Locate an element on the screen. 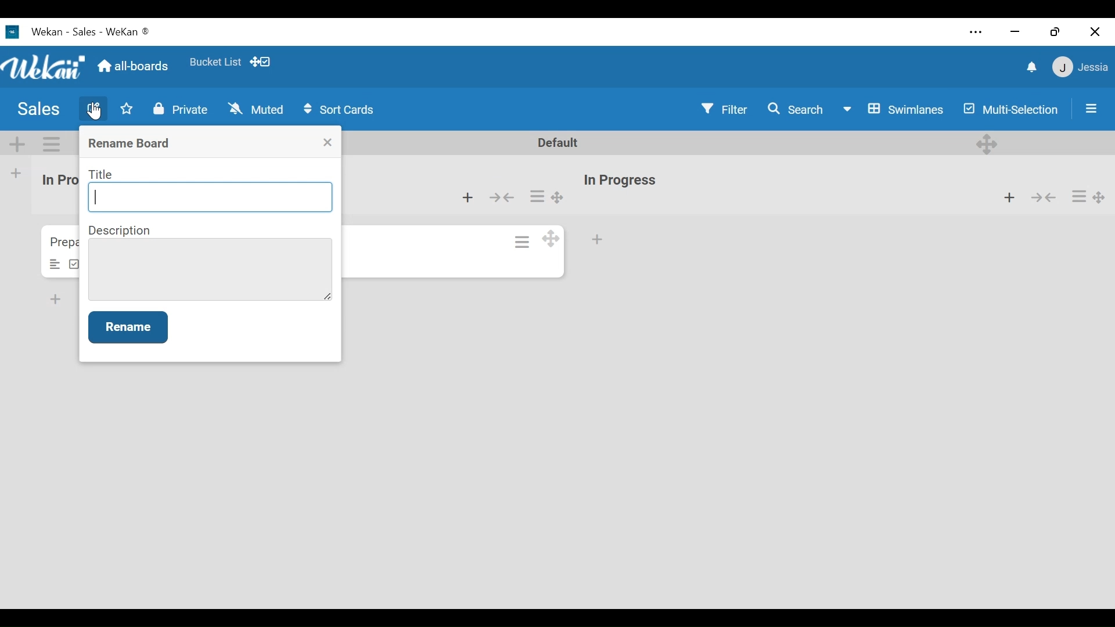 This screenshot has width=1115, height=627. Sidebar is located at coordinates (1089, 109).